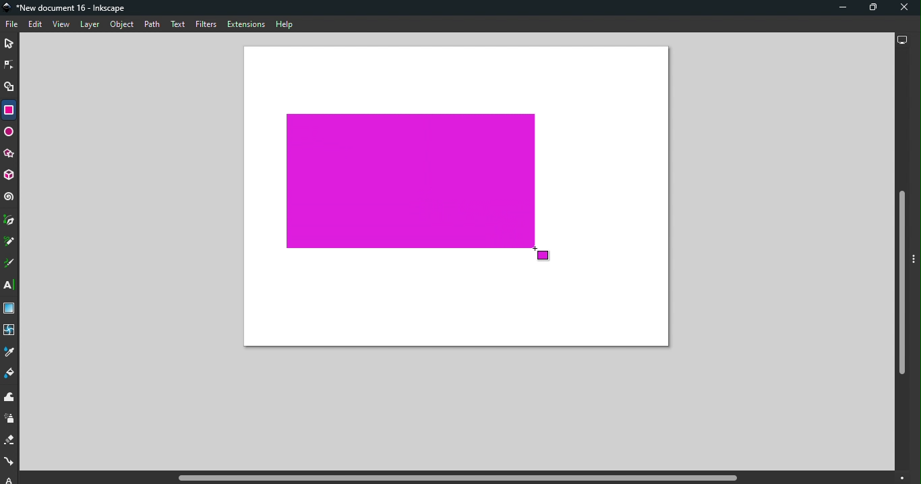  Describe the element at coordinates (11, 419) in the screenshot. I see `Spray tool` at that location.